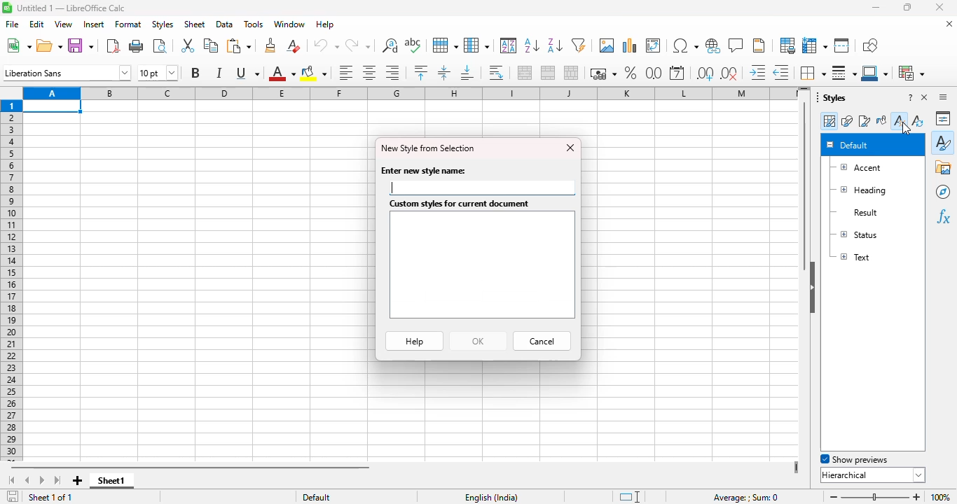  What do you see at coordinates (129, 24) in the screenshot?
I see `format` at bounding box center [129, 24].